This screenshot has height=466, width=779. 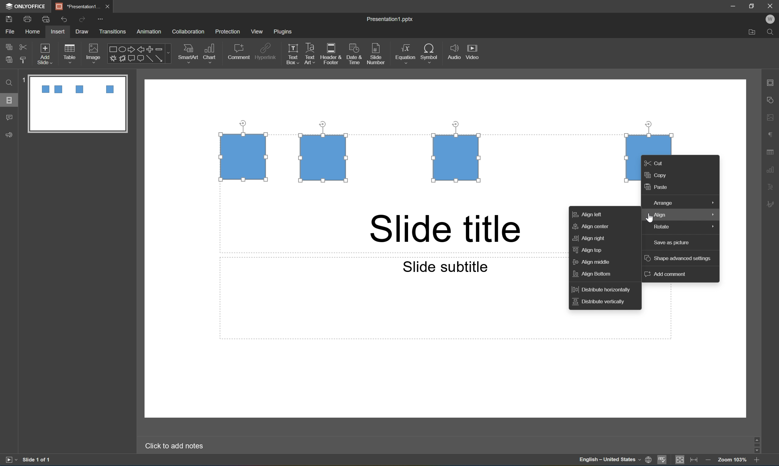 I want to click on fit to width, so click(x=694, y=461).